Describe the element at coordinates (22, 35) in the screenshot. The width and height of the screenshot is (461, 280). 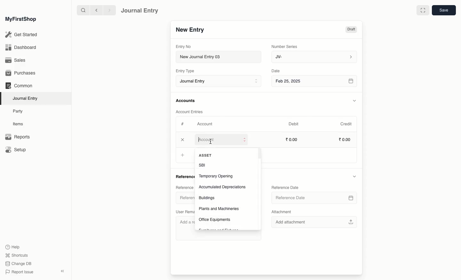
I see `Get Started` at that location.